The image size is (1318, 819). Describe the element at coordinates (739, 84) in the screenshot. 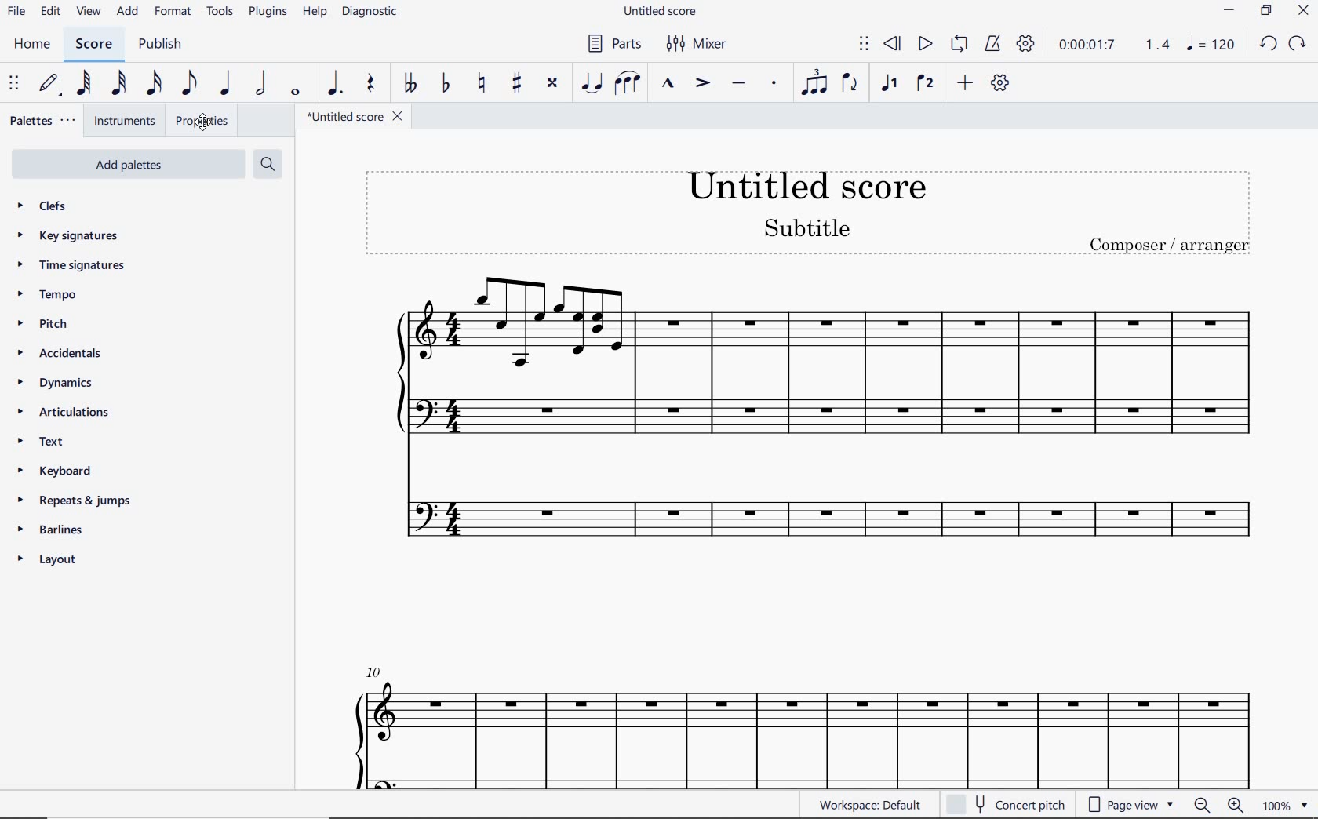

I see `TENUTO` at that location.